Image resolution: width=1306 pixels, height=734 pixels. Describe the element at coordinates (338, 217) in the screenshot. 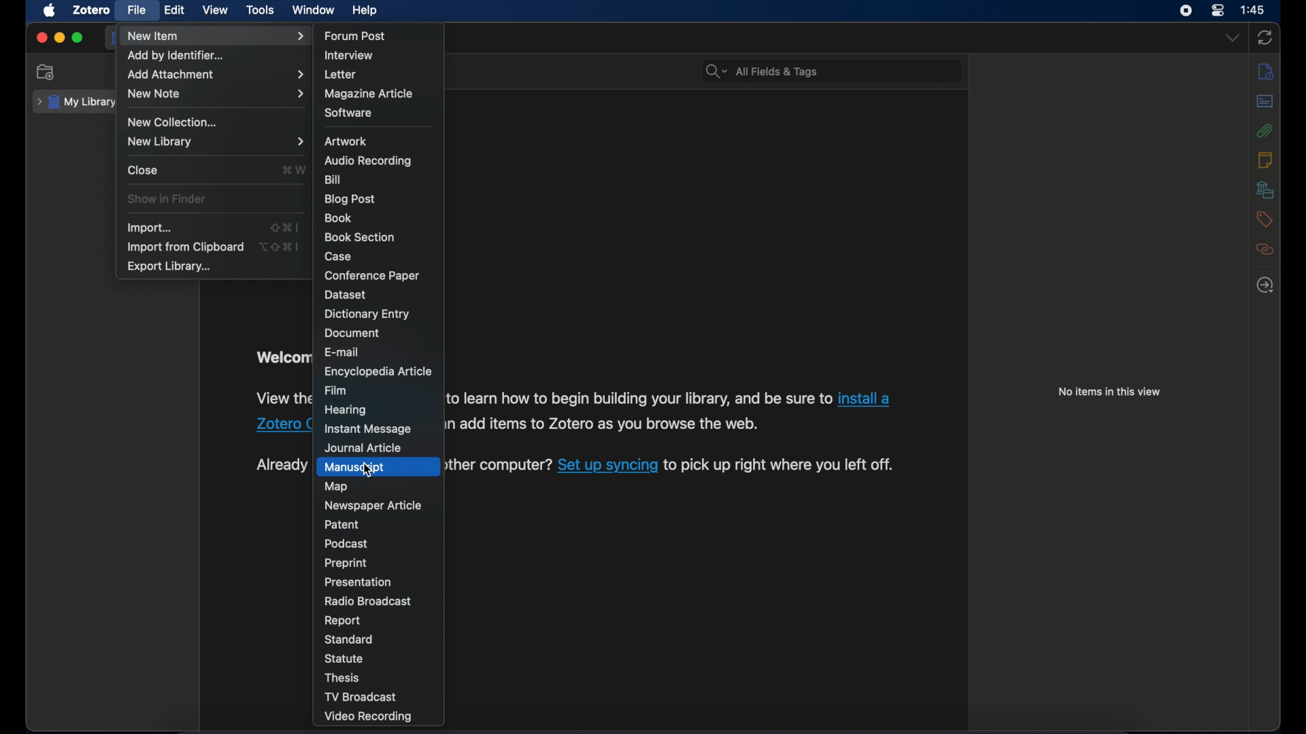

I see `book` at that location.